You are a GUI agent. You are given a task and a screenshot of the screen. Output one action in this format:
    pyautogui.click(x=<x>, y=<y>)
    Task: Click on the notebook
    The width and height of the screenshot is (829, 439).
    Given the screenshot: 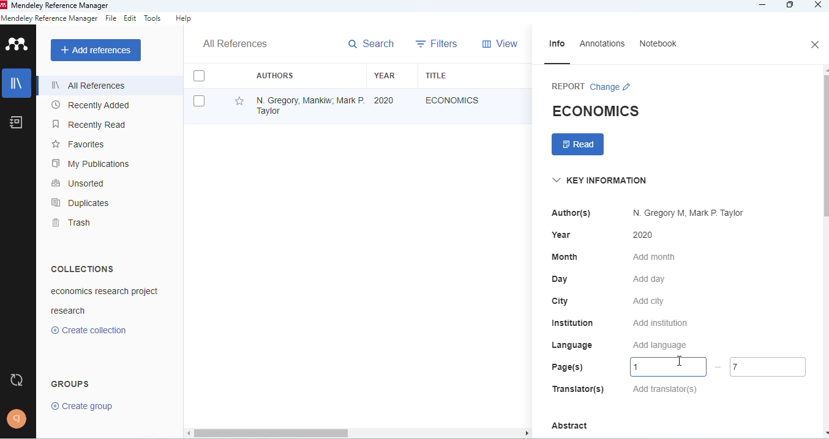 What is the action you would take?
    pyautogui.click(x=15, y=122)
    